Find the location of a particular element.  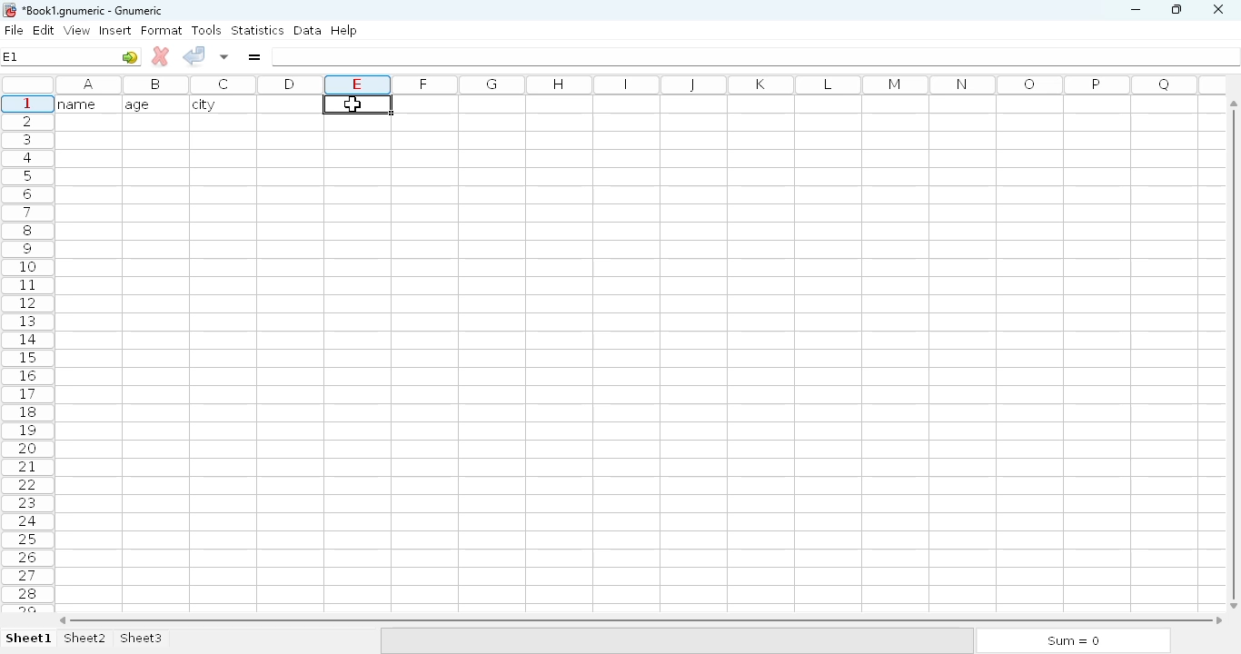

data is located at coordinates (308, 30).